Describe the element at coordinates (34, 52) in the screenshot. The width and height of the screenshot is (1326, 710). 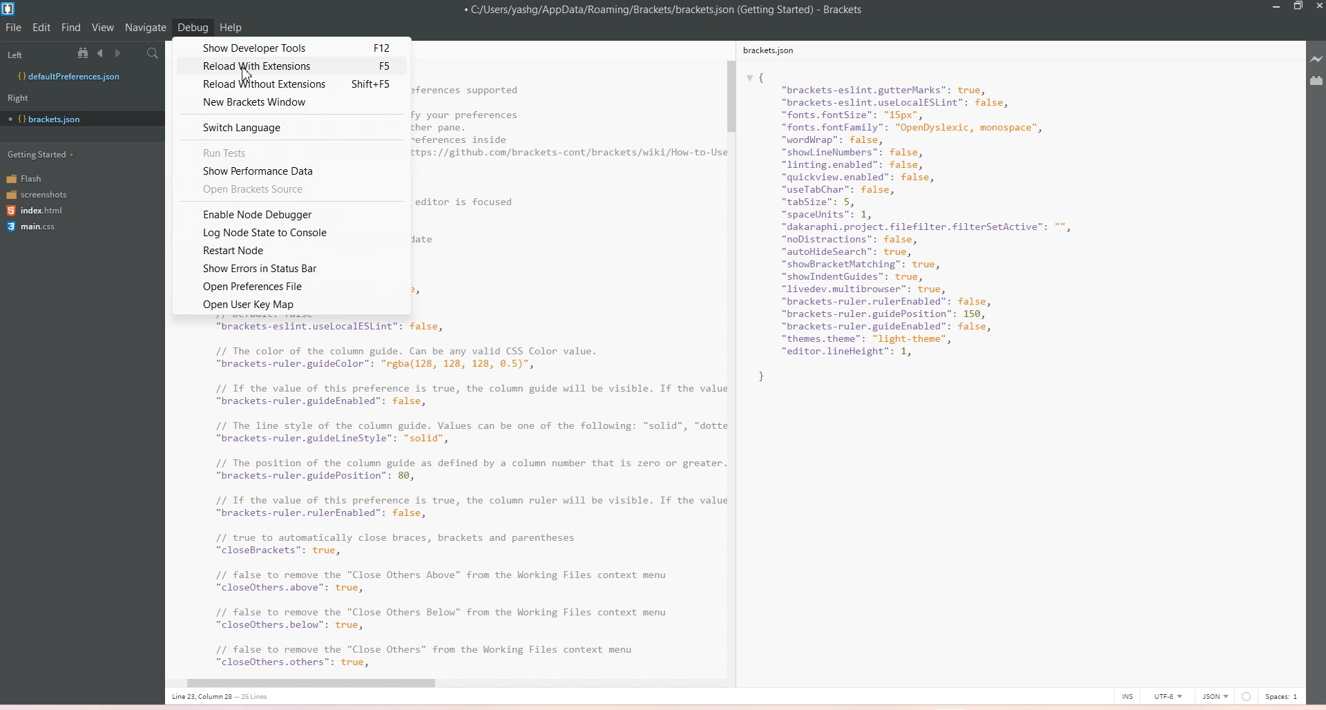
I see `Left` at that location.